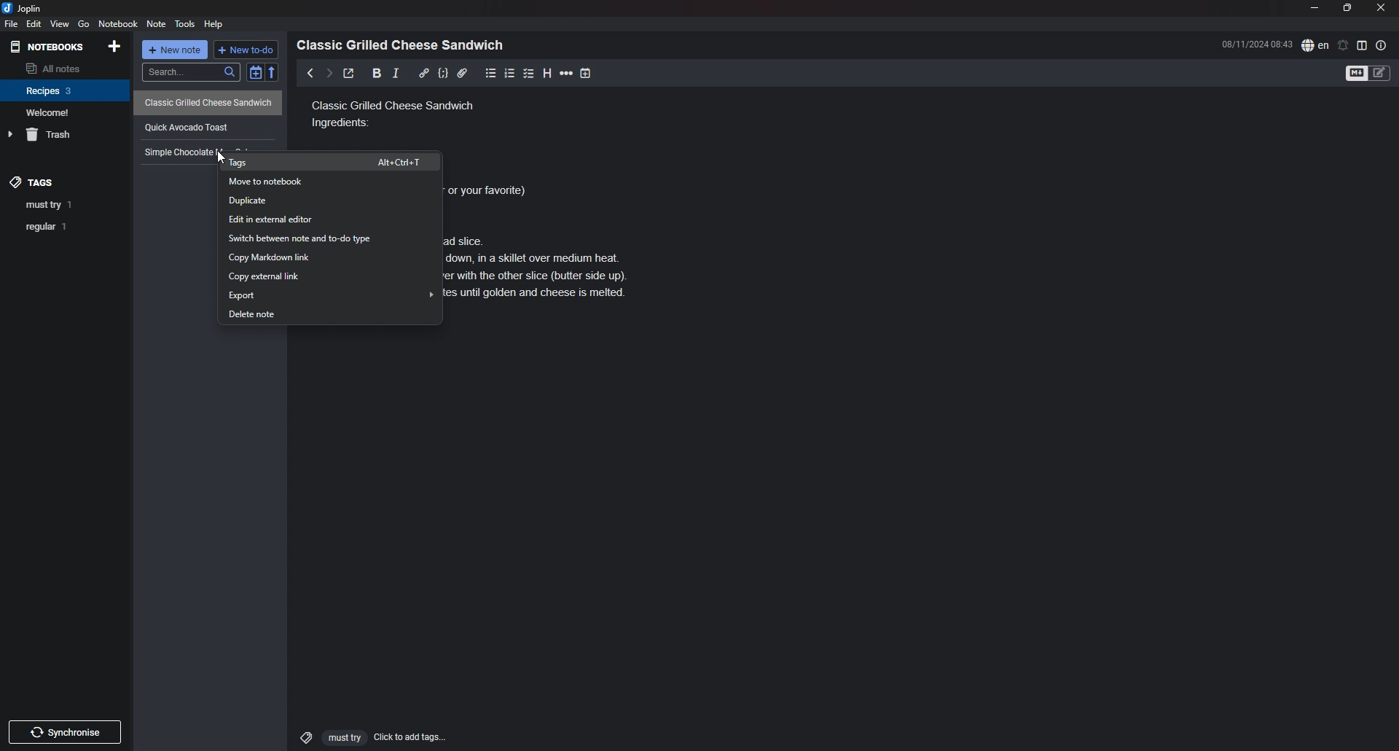 The width and height of the screenshot is (1399, 751). I want to click on notebook, so click(119, 23).